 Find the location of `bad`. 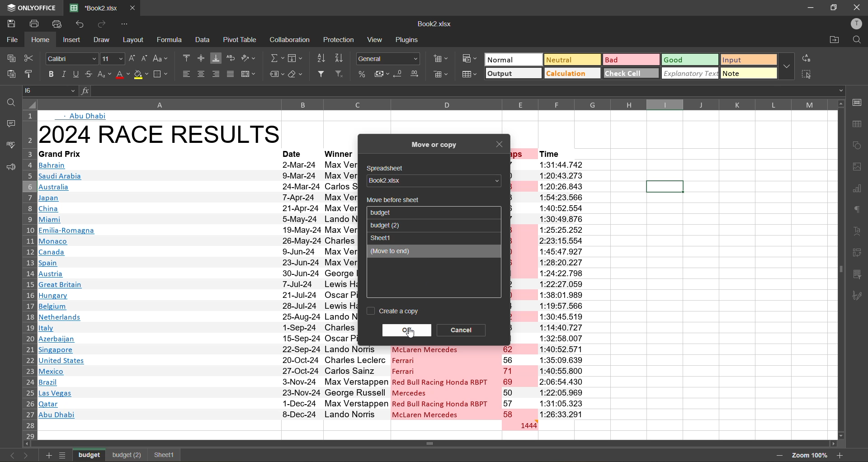

bad is located at coordinates (630, 59).